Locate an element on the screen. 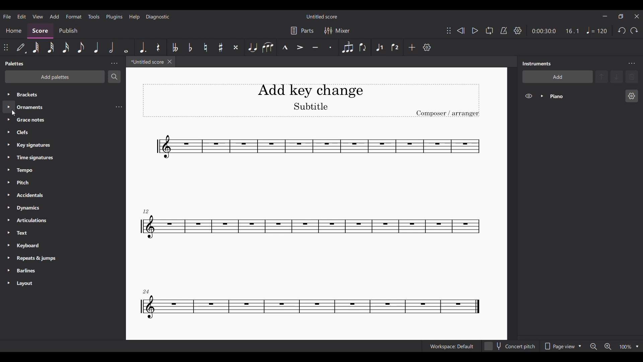  Current tab is located at coordinates (146, 62).